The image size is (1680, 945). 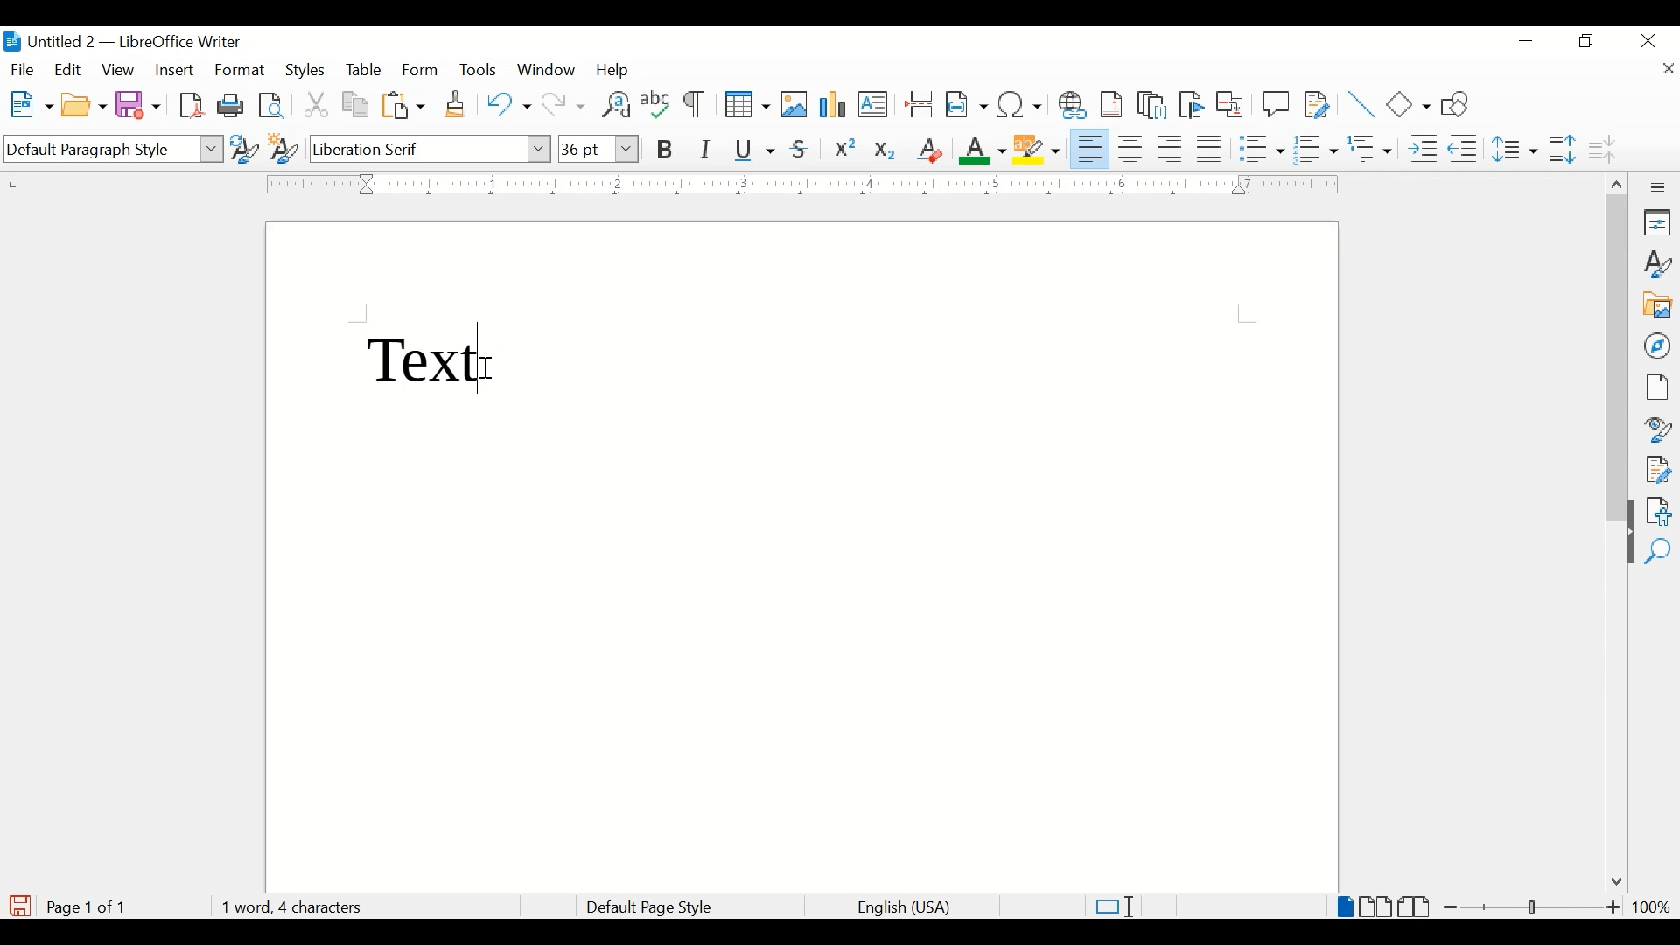 What do you see at coordinates (357, 105) in the screenshot?
I see `copy` at bounding box center [357, 105].